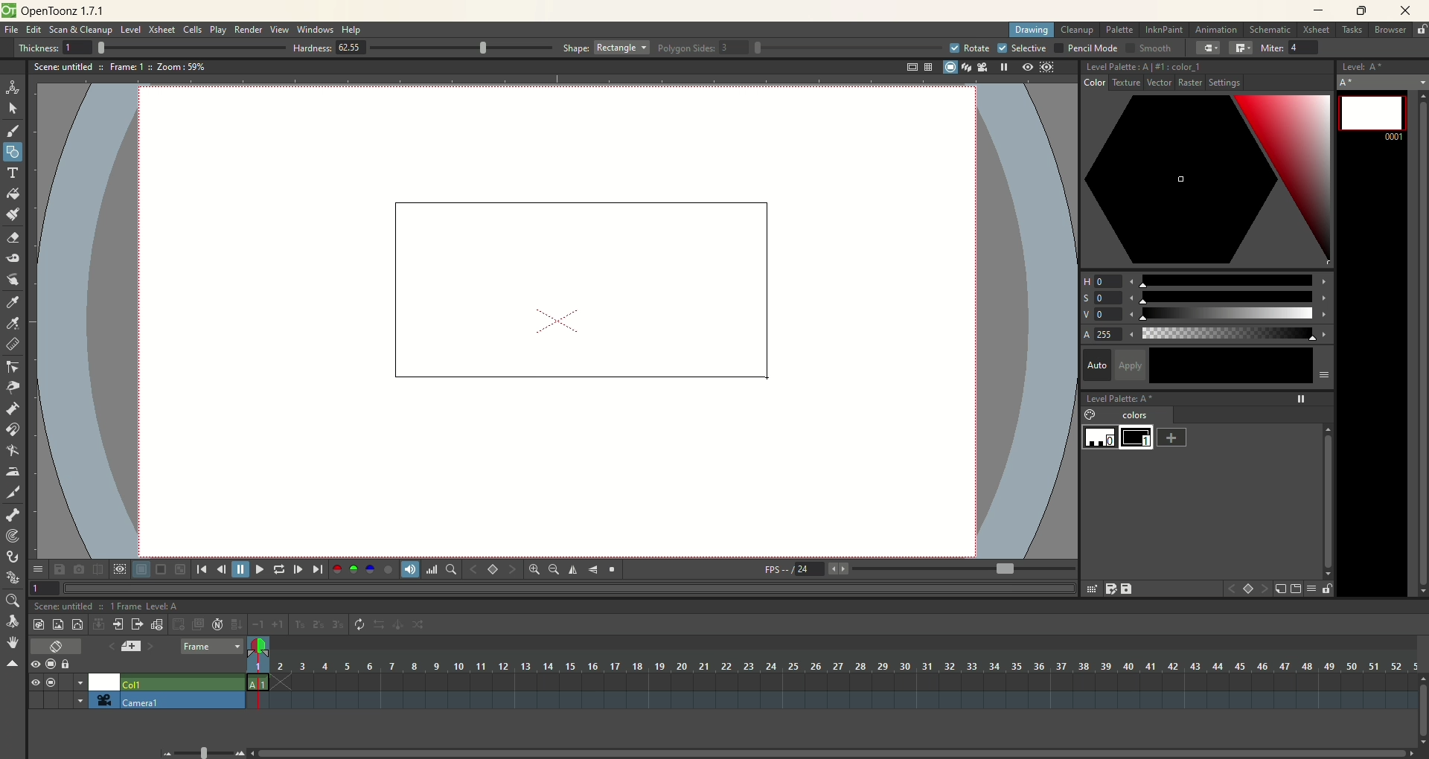  I want to click on value, so click(1207, 315).